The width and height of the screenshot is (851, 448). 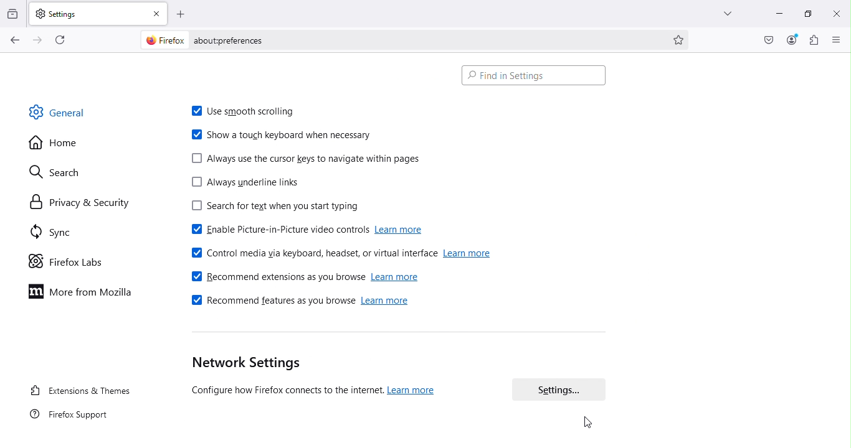 I want to click on View recent browsing across windows and devices, so click(x=13, y=11).